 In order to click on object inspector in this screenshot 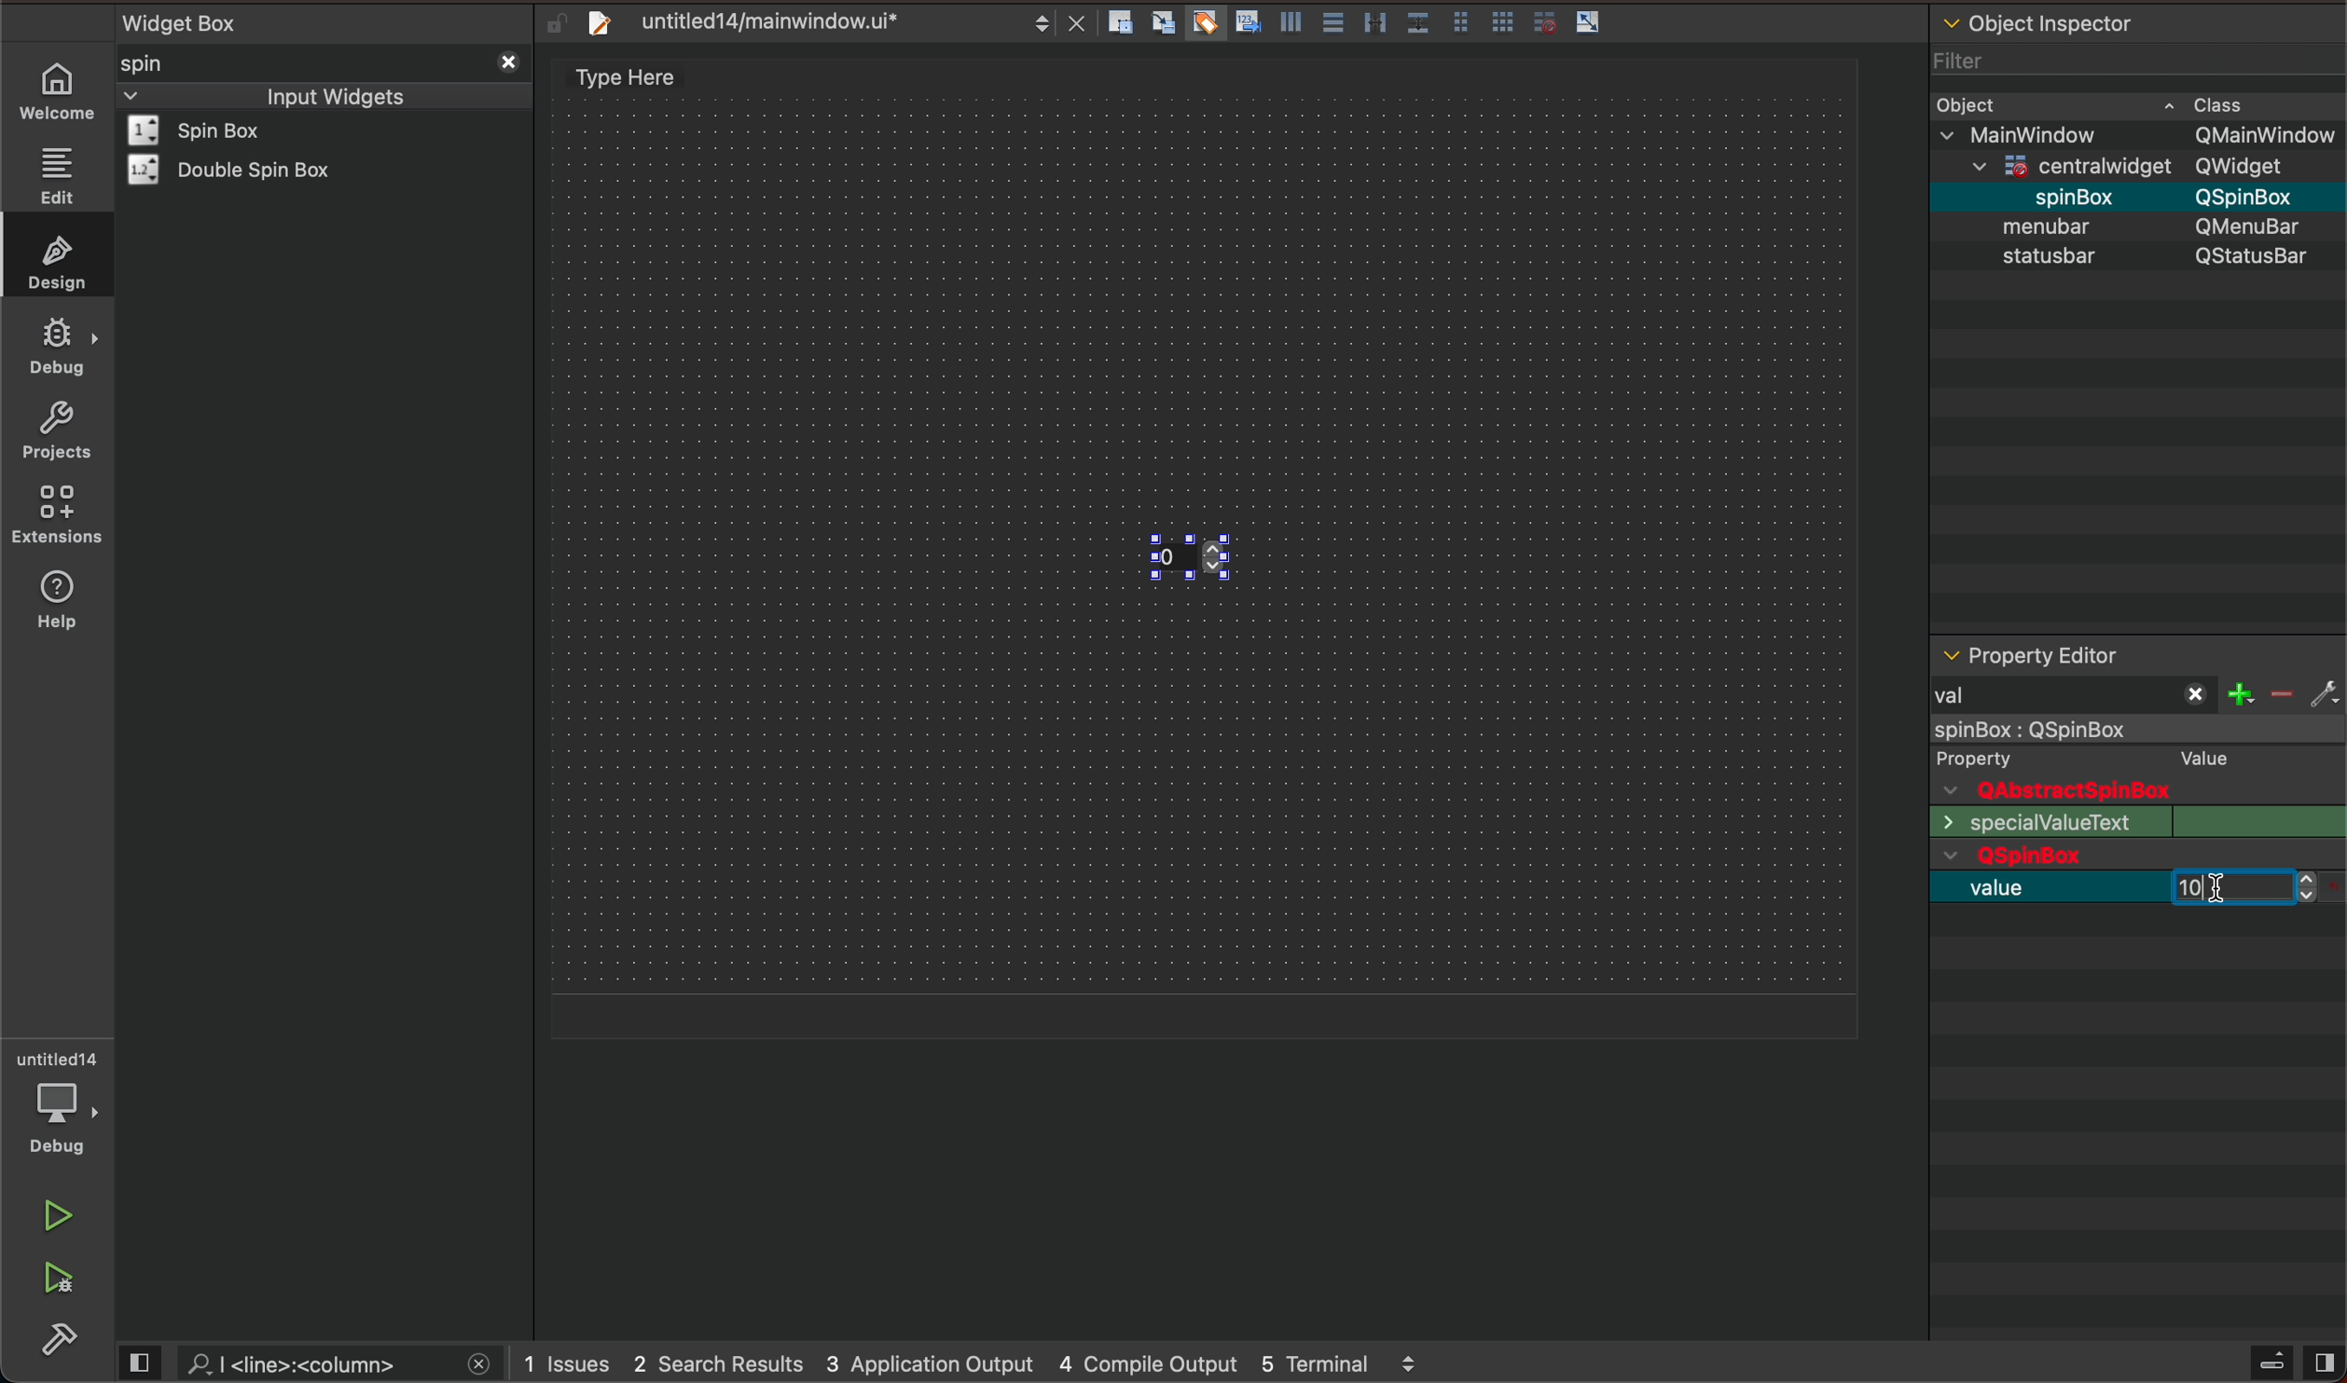, I will do `click(2138, 20)`.